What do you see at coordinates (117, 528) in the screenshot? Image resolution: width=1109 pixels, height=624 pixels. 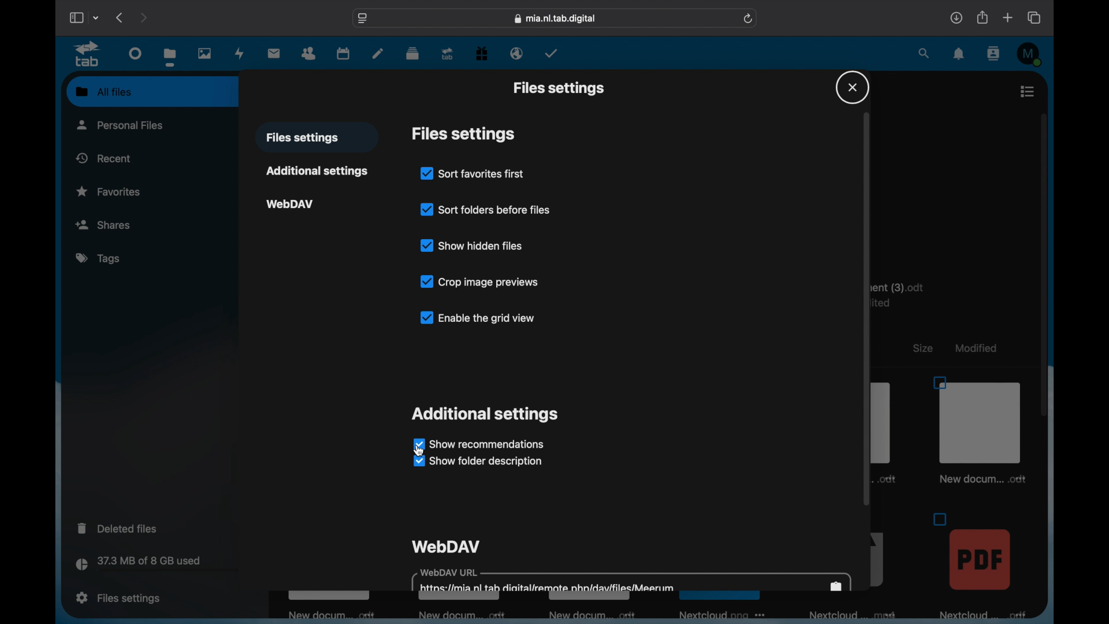 I see `deleted files` at bounding box center [117, 528].